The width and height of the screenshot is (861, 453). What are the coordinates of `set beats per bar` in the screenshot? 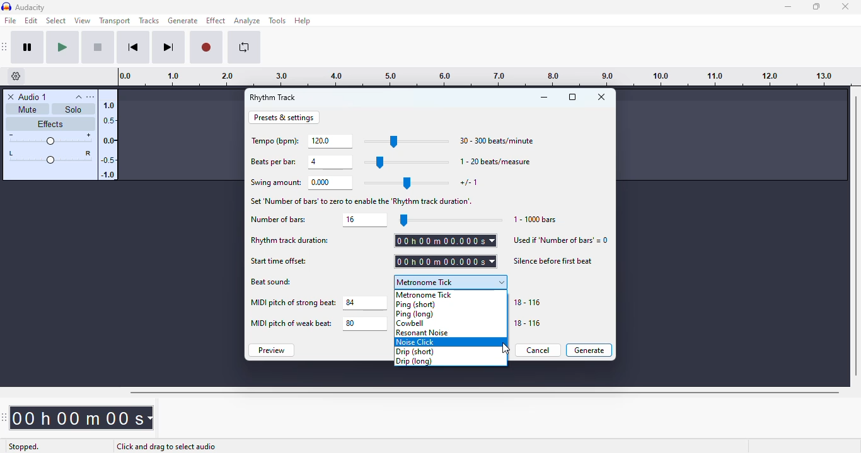 It's located at (330, 162).